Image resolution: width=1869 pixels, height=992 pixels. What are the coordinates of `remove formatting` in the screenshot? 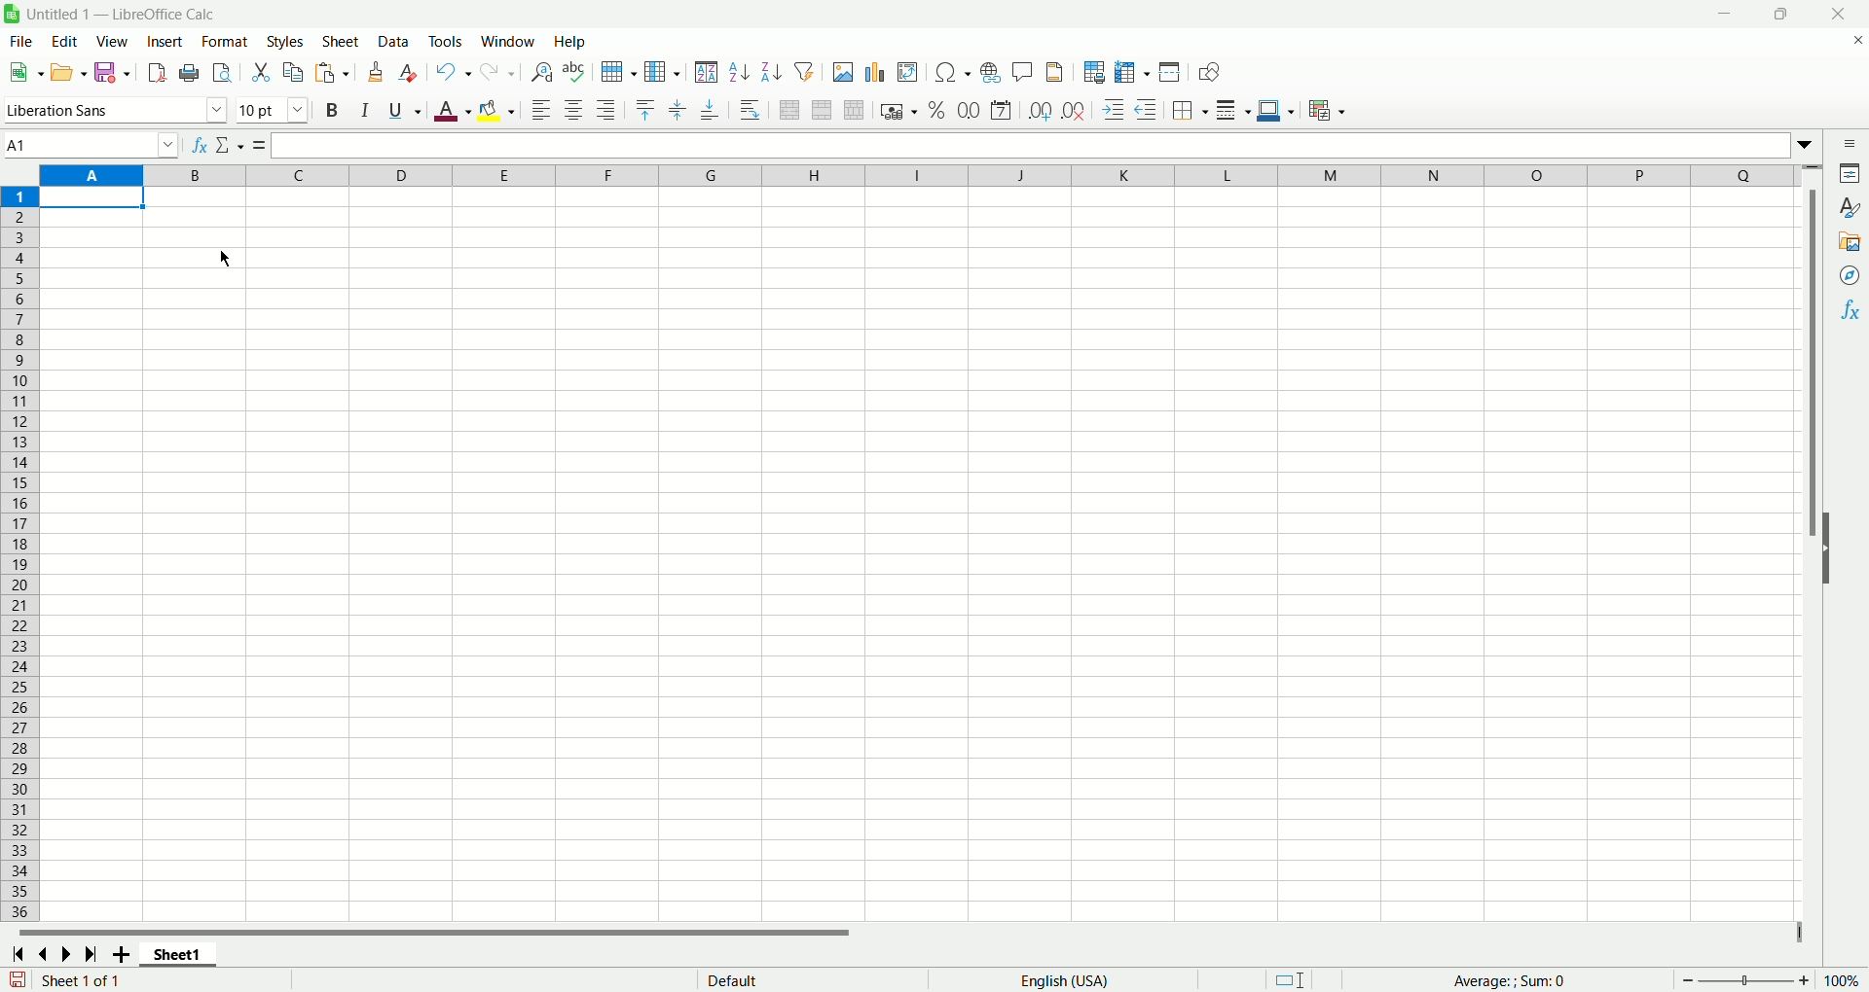 It's located at (412, 73).